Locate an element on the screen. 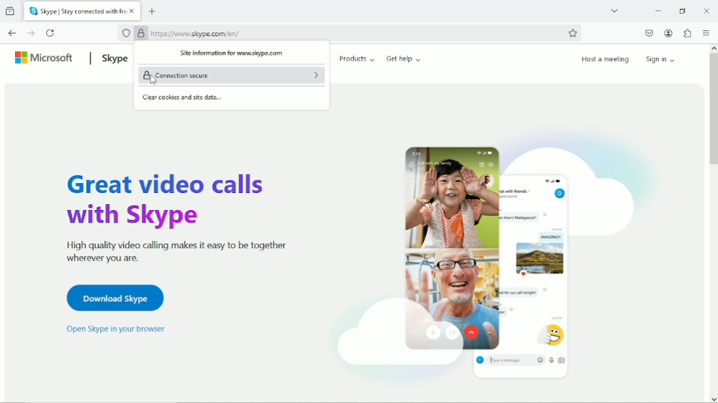 The image size is (718, 403). Host a meeting is located at coordinates (604, 59).